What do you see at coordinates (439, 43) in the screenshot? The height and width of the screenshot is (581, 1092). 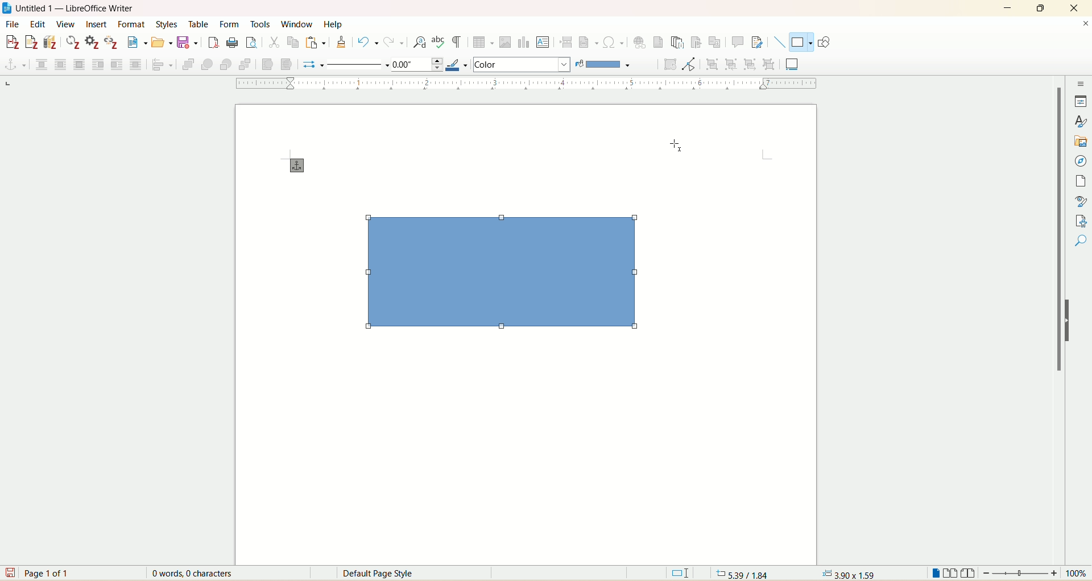 I see `spell check` at bounding box center [439, 43].